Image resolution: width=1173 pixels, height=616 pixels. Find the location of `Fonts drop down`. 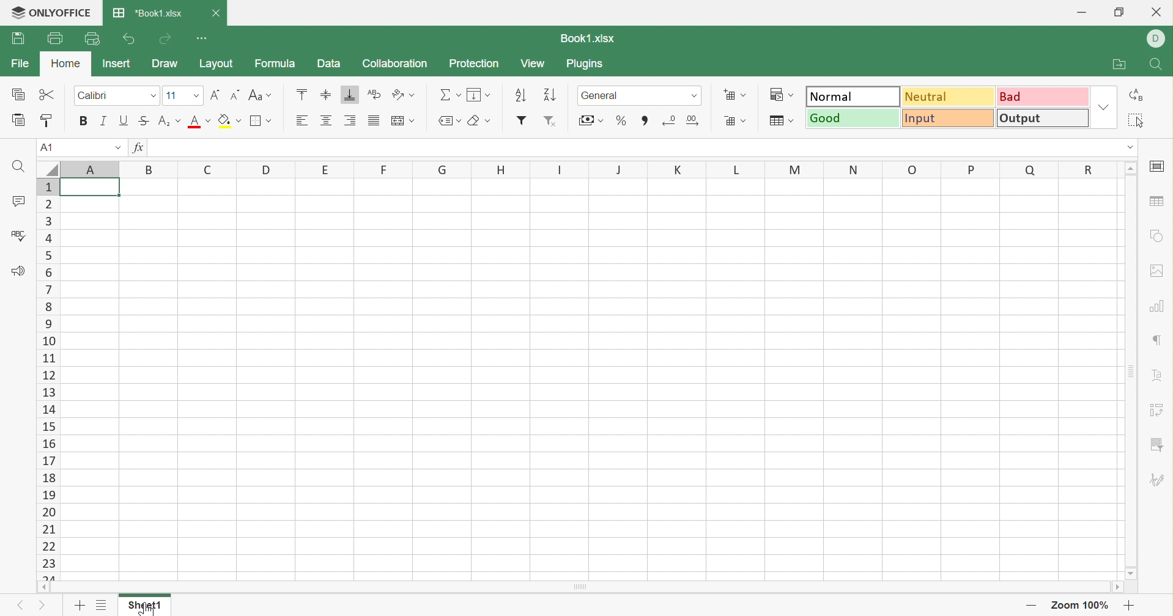

Fonts drop down is located at coordinates (152, 96).